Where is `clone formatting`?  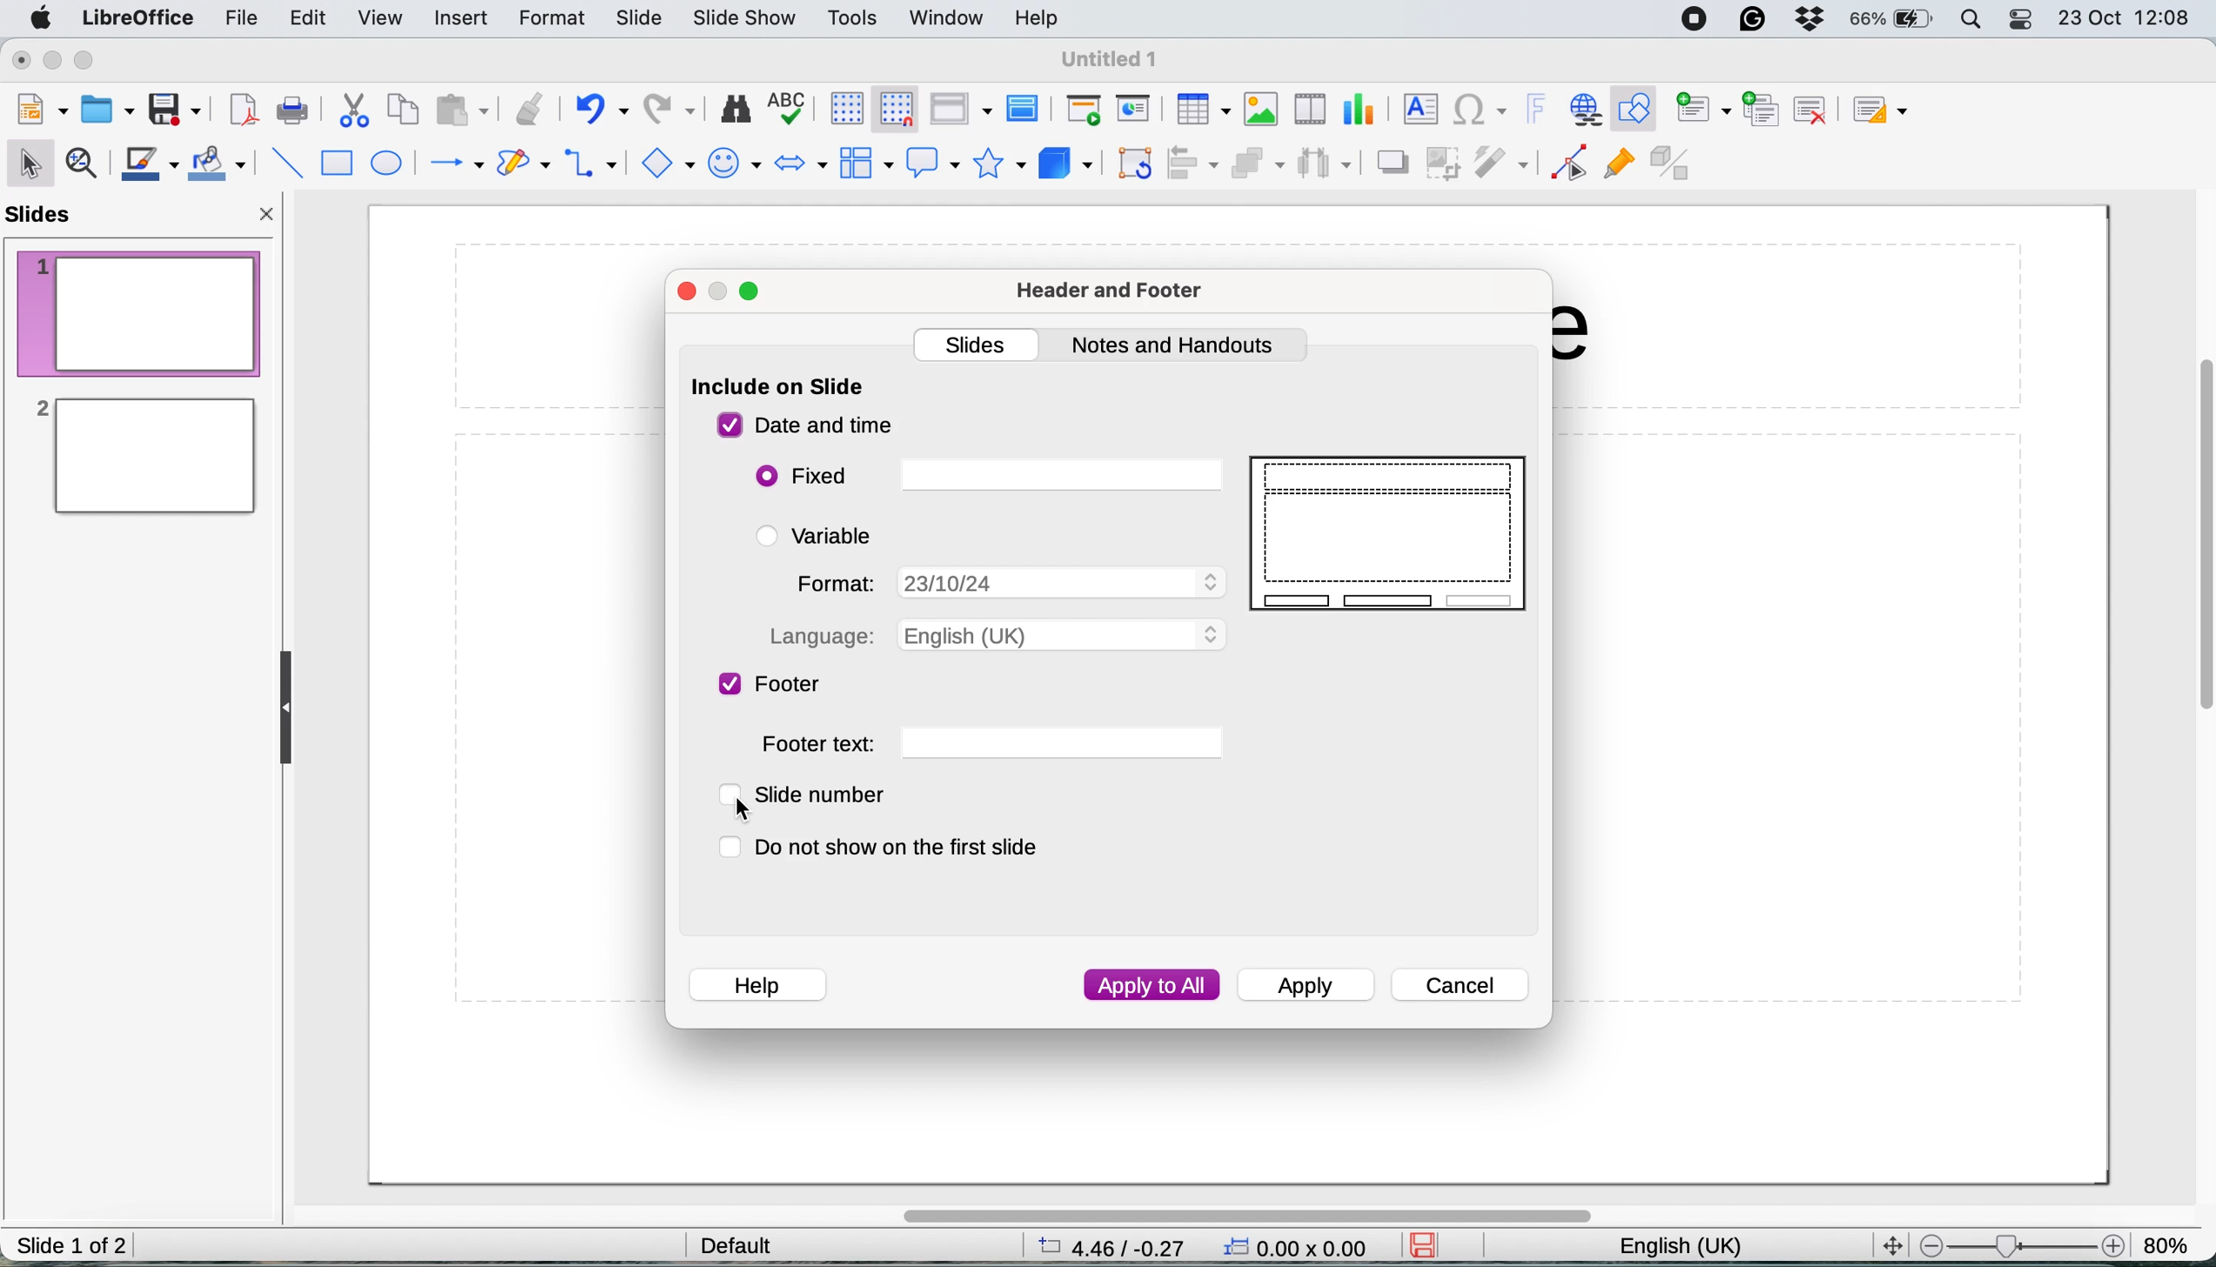 clone formatting is located at coordinates (527, 109).